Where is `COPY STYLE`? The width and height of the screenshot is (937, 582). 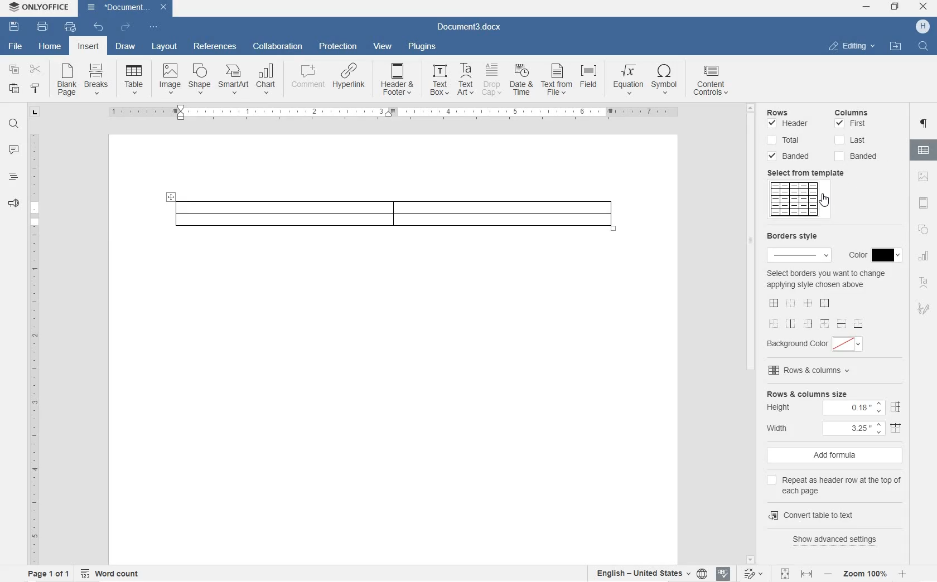
COPY STYLE is located at coordinates (36, 90).